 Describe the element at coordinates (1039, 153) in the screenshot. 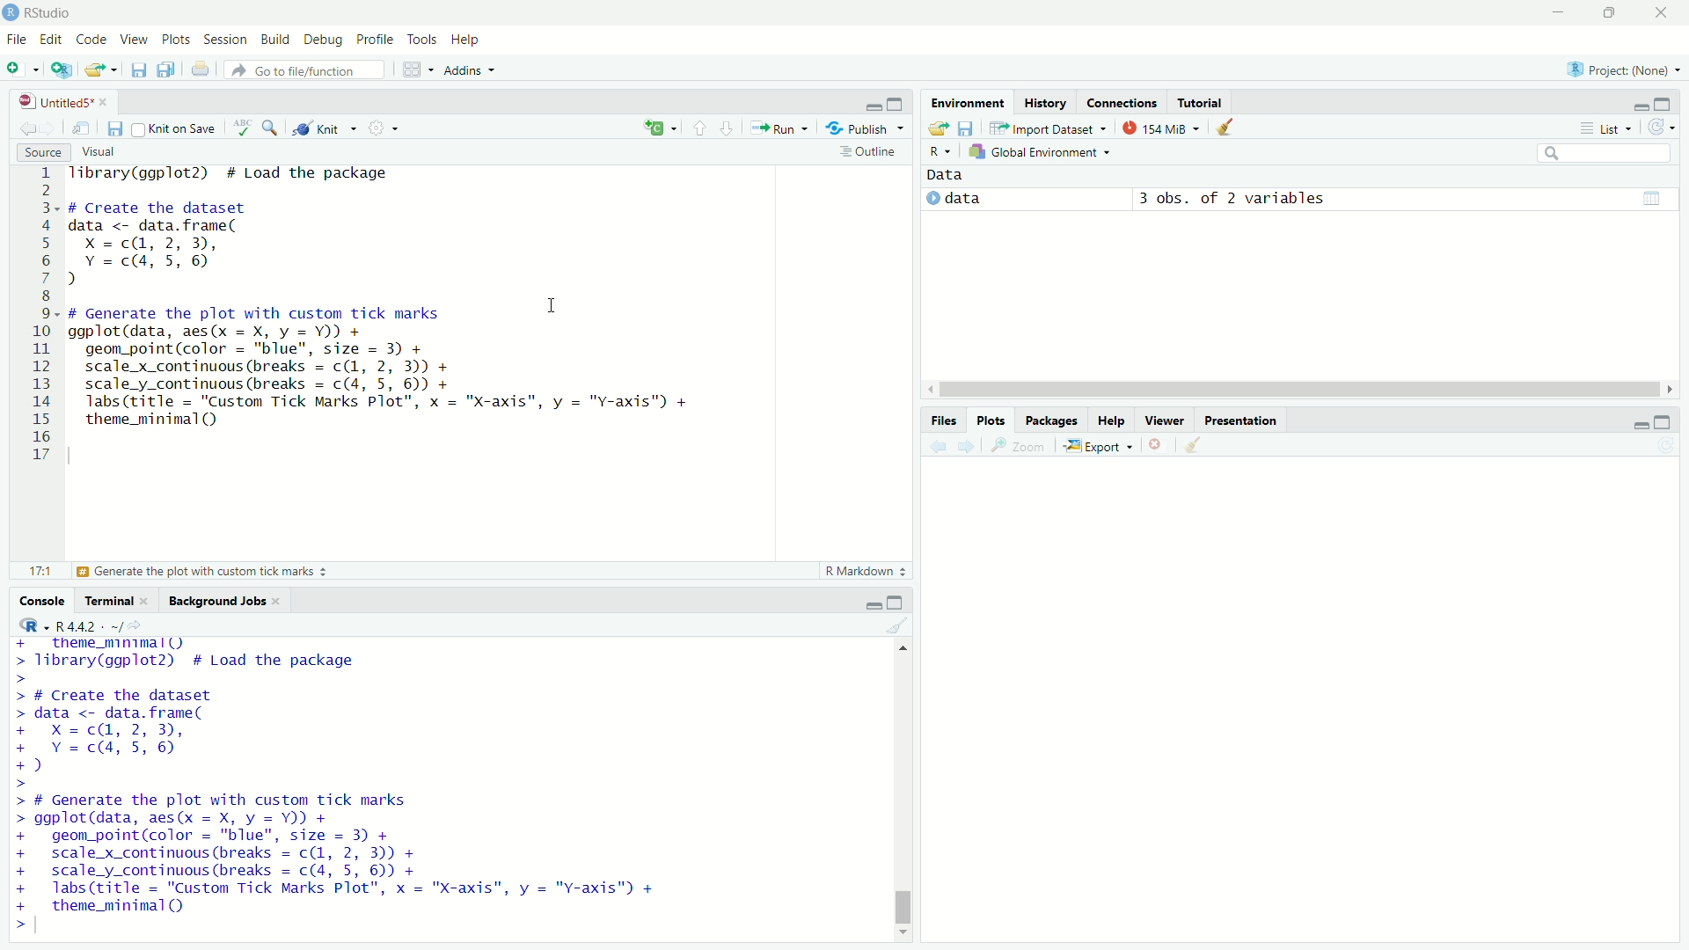

I see `global environment` at that location.